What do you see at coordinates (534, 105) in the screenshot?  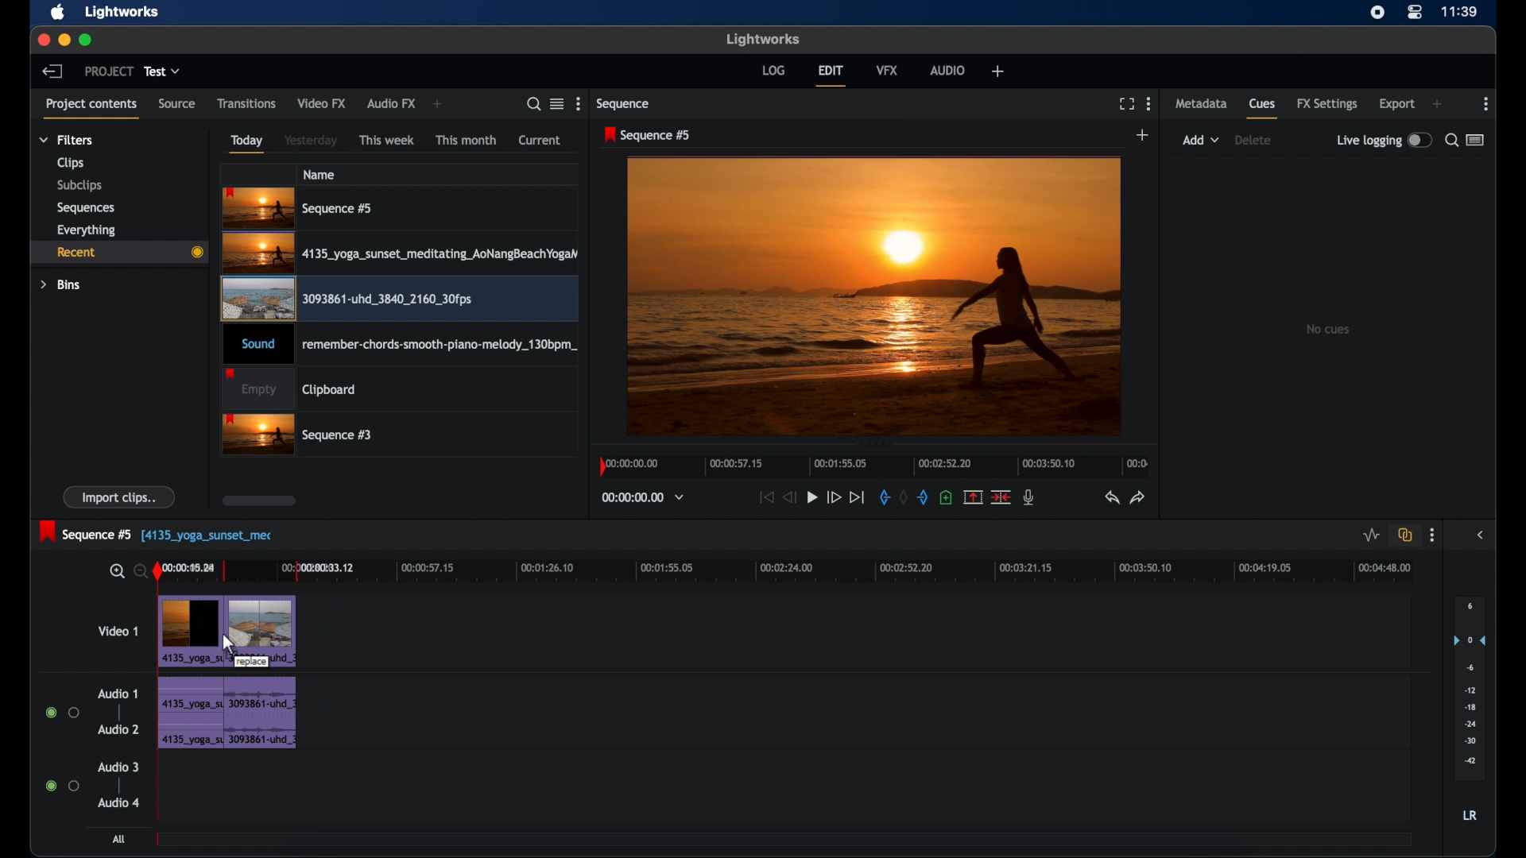 I see `search` at bounding box center [534, 105].